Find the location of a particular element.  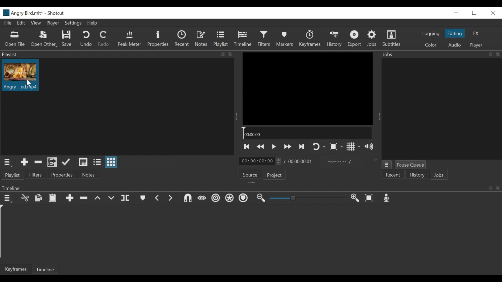

record audio is located at coordinates (388, 198).